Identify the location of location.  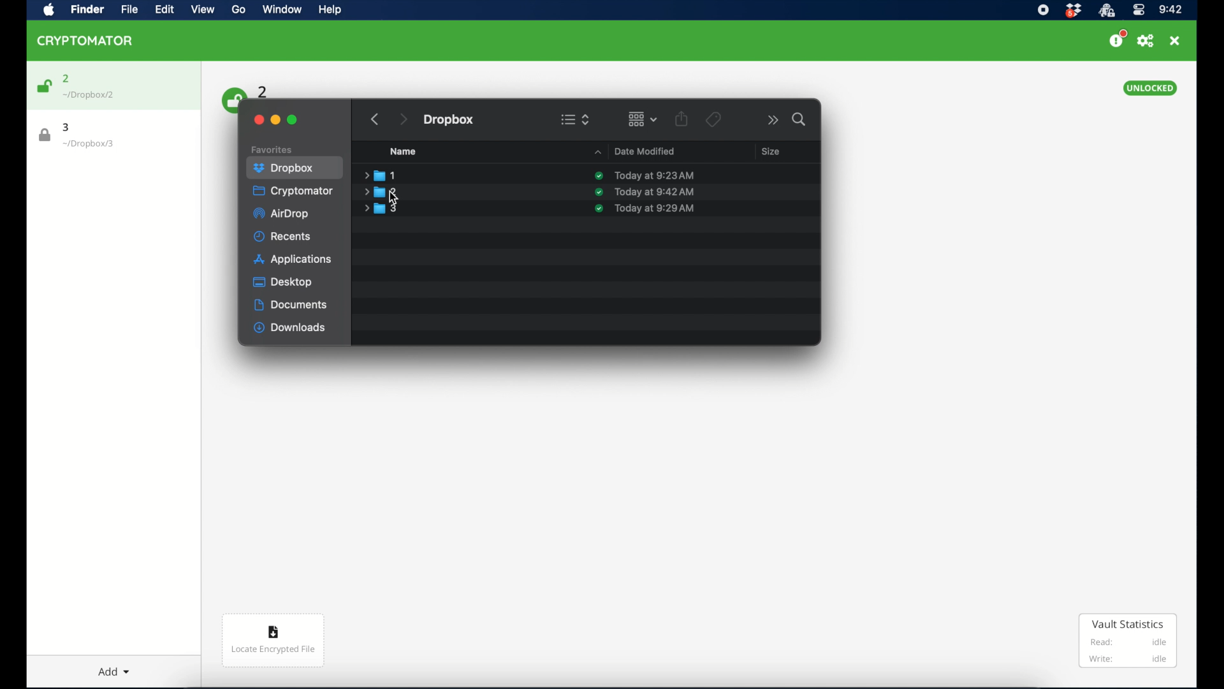
(89, 95).